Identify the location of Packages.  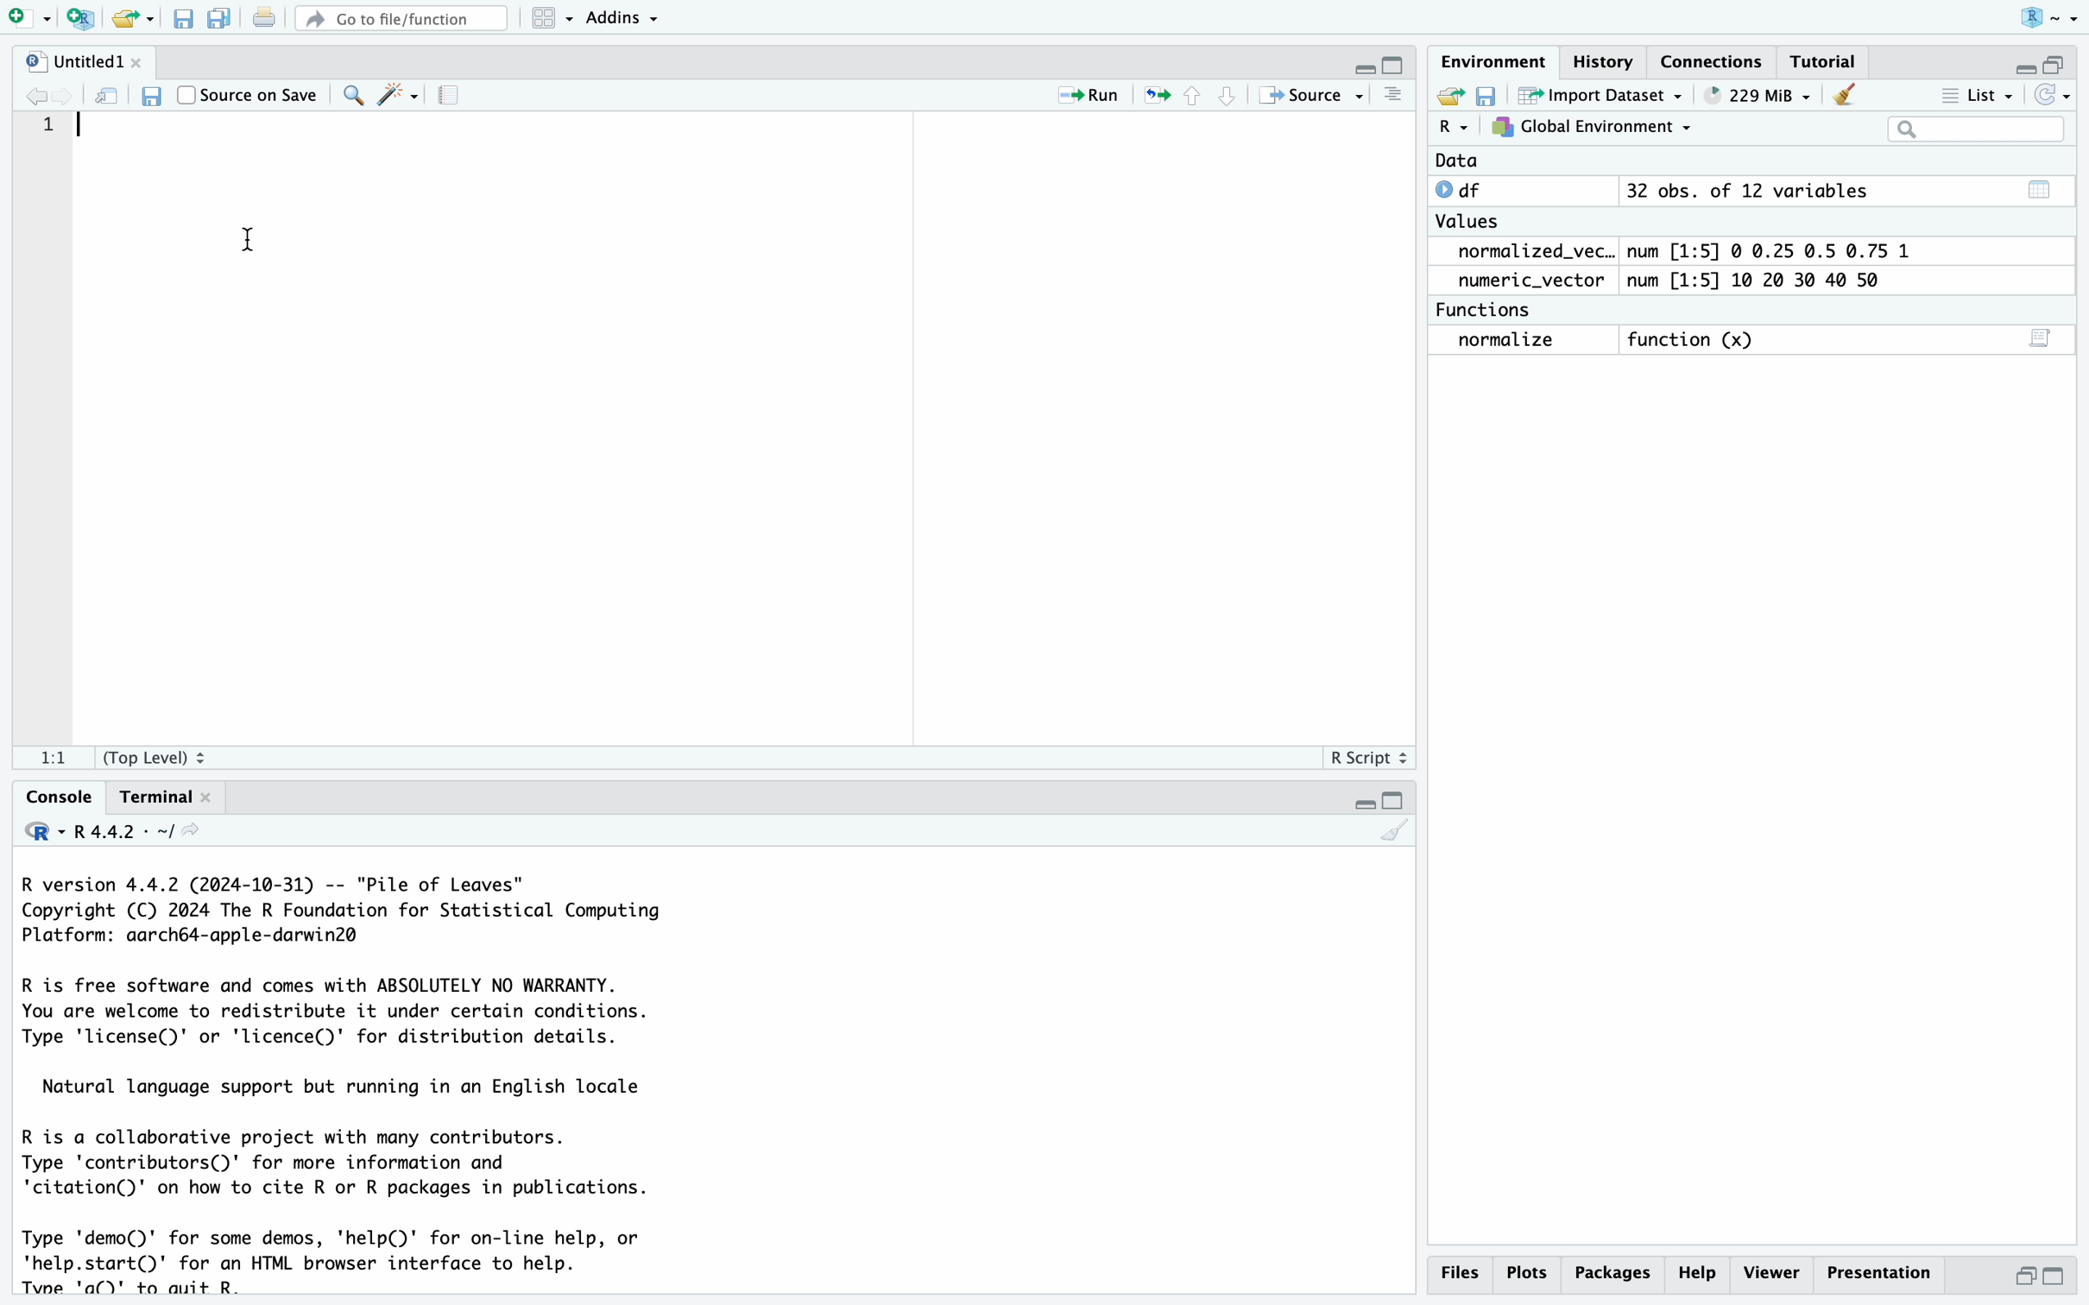
(1695, 1274).